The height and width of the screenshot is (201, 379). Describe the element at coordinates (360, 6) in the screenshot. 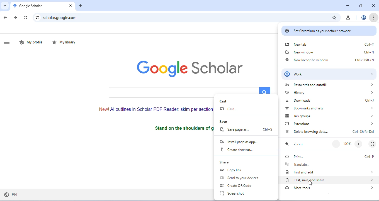

I see `maximize` at that location.